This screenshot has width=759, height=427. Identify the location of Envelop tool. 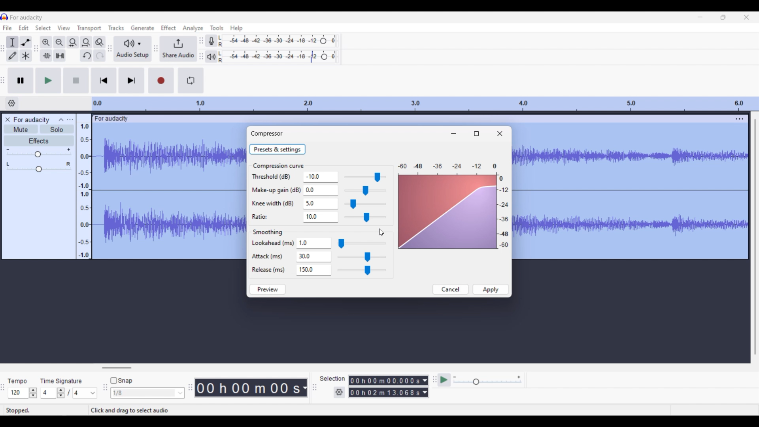
(26, 42).